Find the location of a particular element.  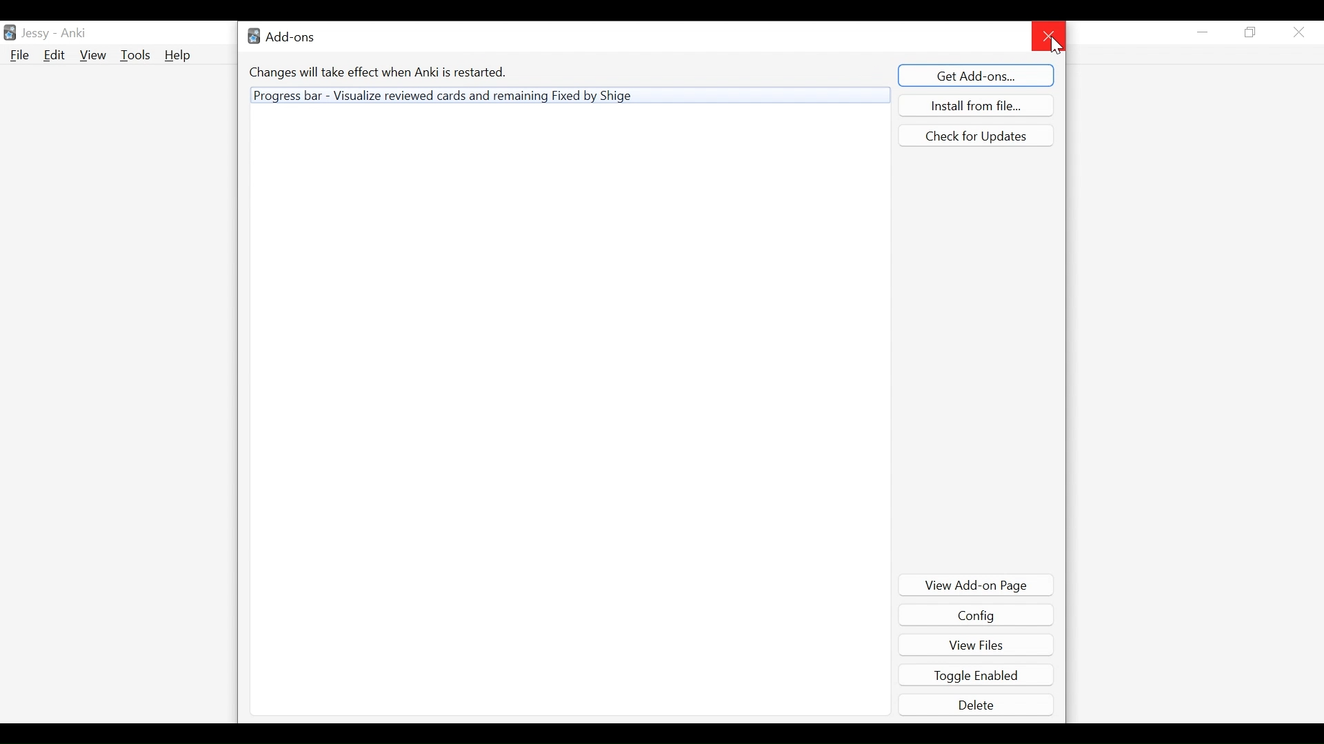

Changes will take effect when Anki is restarted is located at coordinates (380, 72).